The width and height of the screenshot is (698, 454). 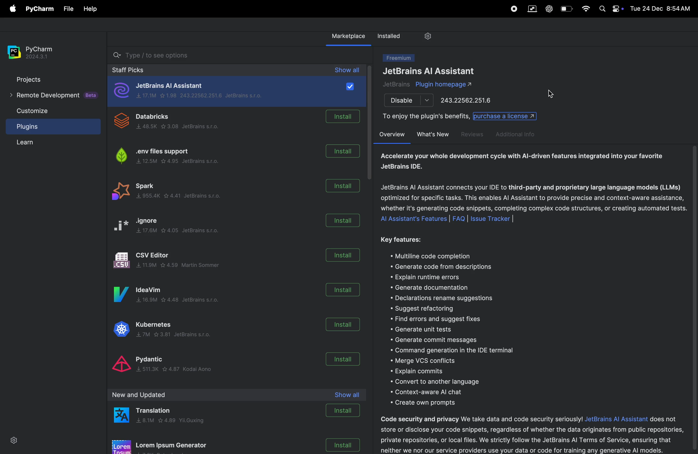 What do you see at coordinates (38, 9) in the screenshot?
I see `pycharm` at bounding box center [38, 9].